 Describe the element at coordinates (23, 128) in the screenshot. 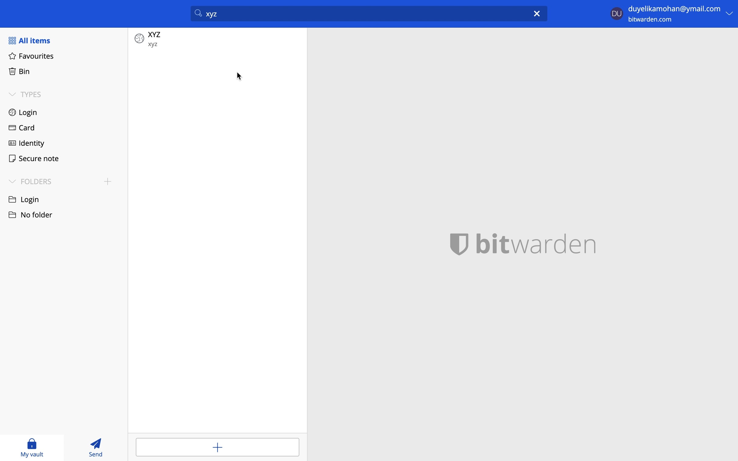

I see `card` at that location.